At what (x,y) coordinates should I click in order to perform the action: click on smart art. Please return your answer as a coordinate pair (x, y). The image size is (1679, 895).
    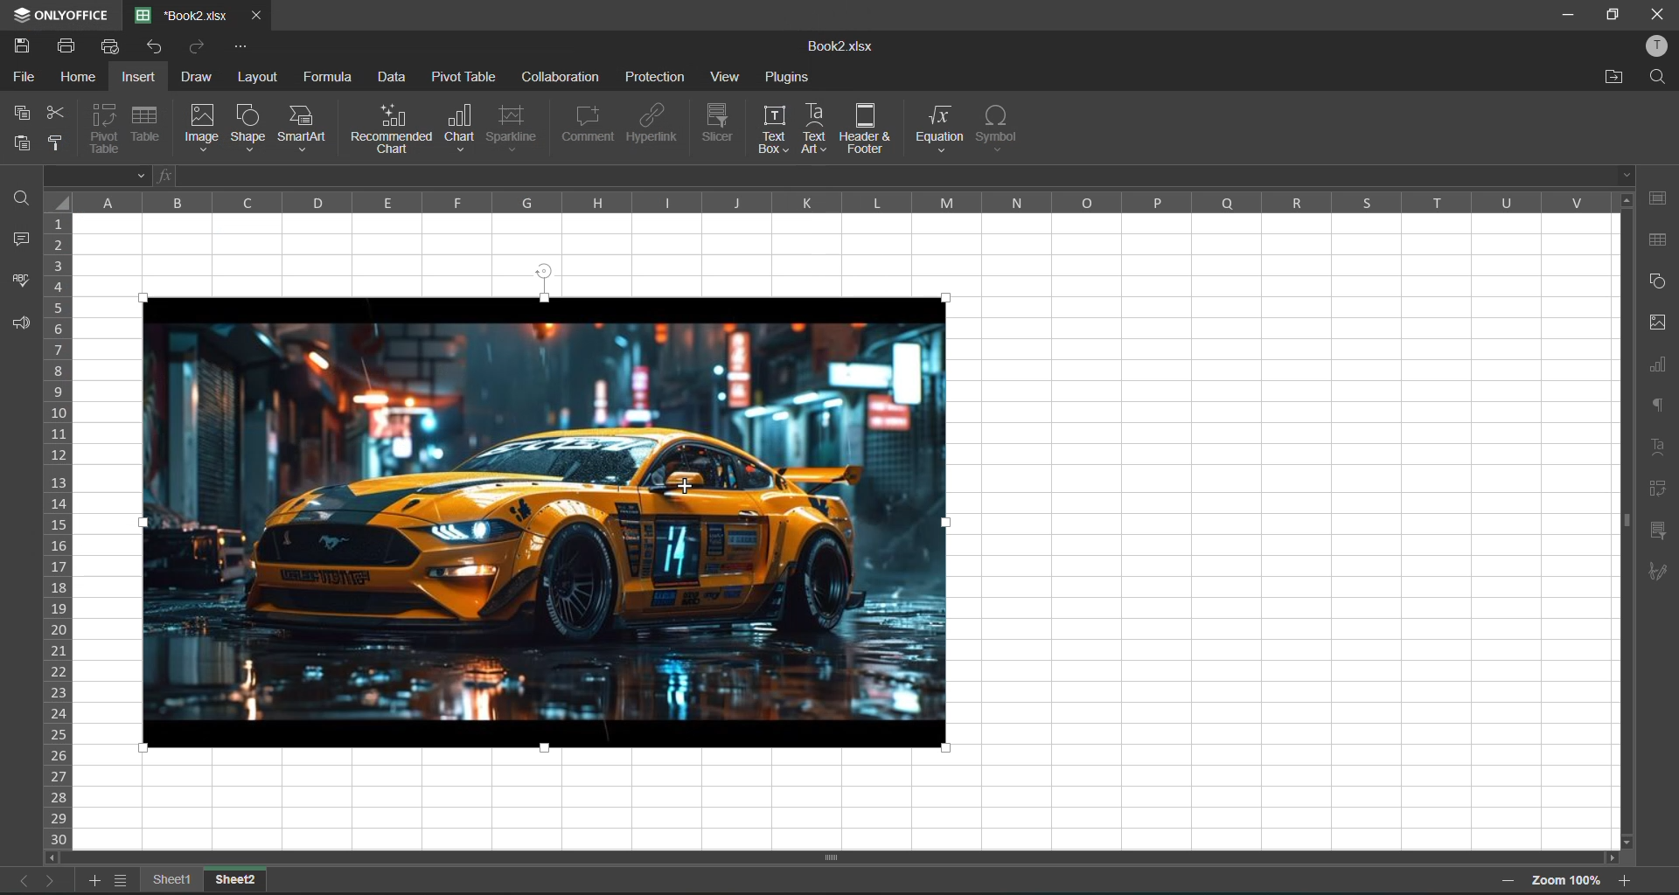
    Looking at the image, I should click on (303, 128).